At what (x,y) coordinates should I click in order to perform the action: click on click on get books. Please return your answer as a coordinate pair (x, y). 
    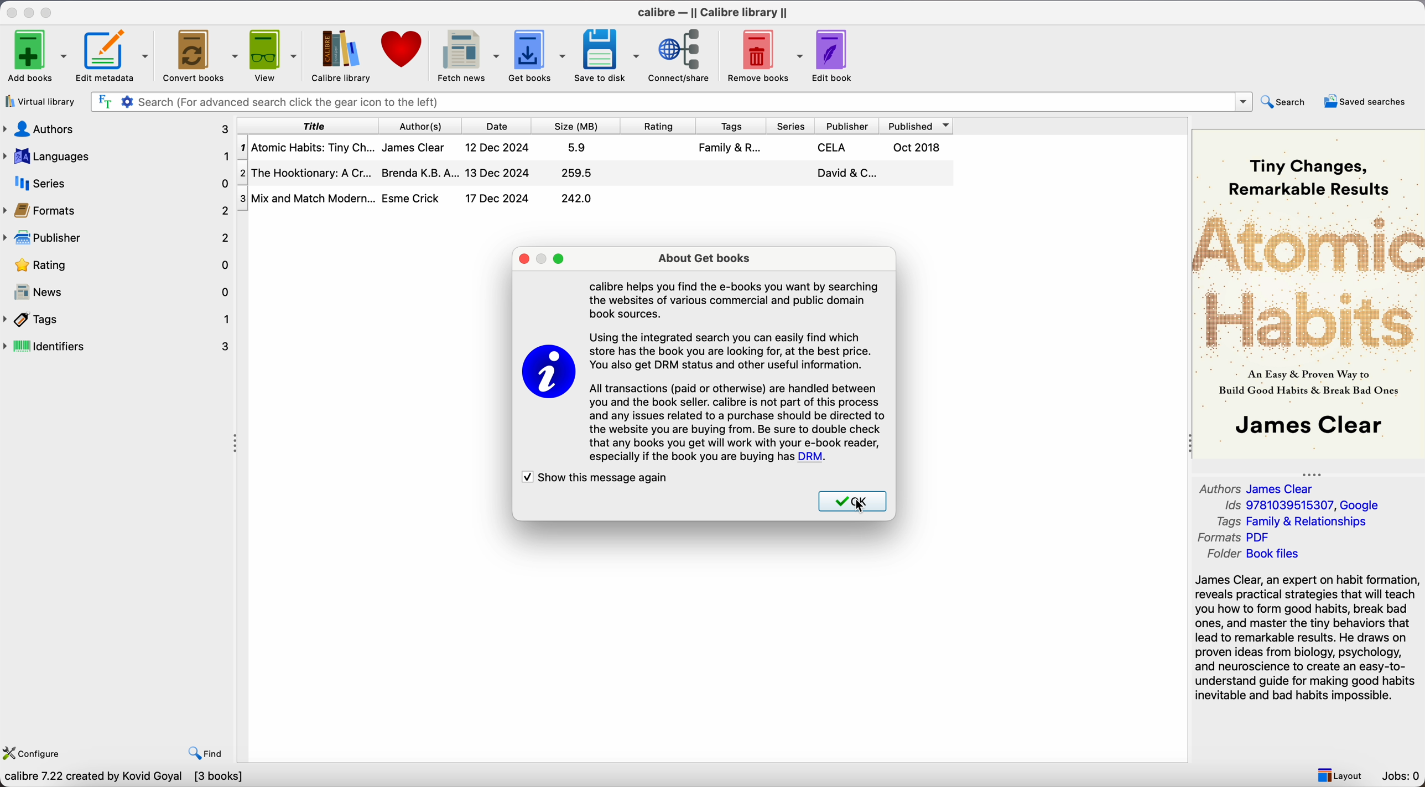
    Looking at the image, I should click on (534, 56).